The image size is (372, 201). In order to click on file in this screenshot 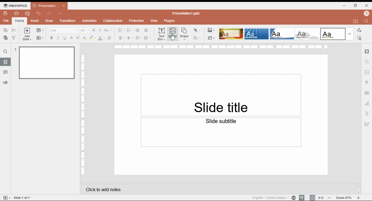, I will do `click(6, 21)`.